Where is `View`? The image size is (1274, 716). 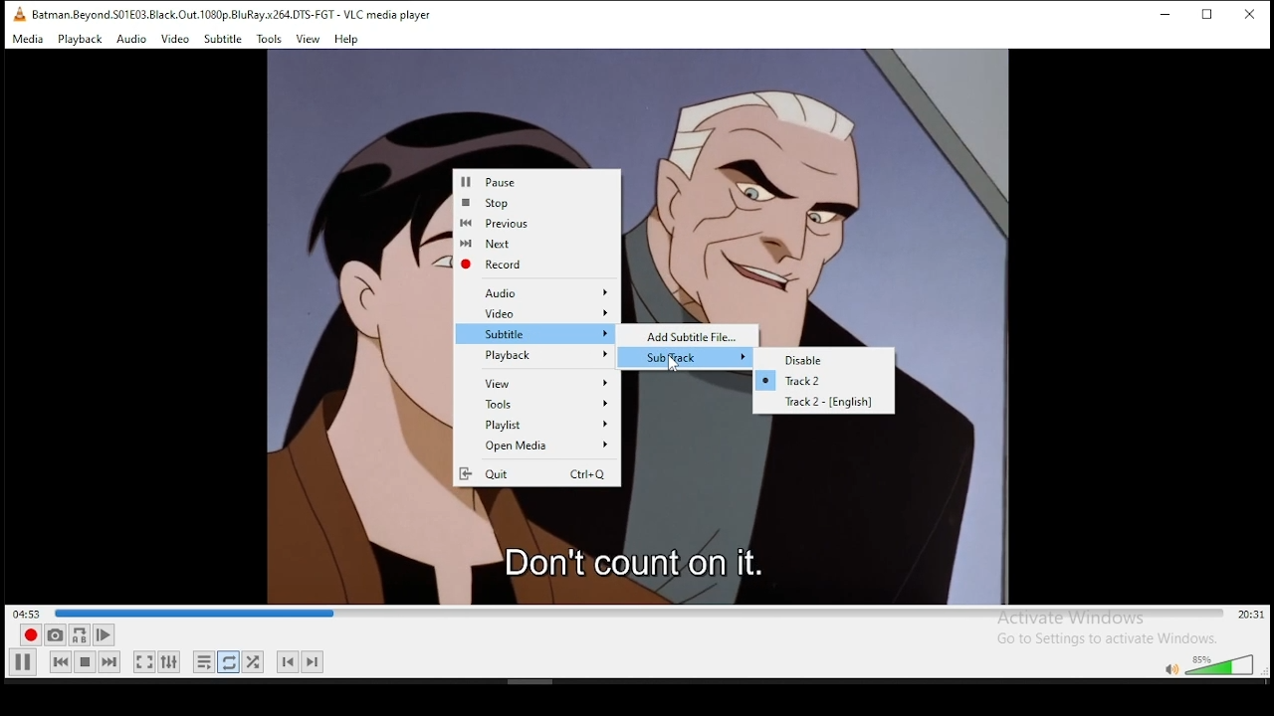
View is located at coordinates (310, 40).